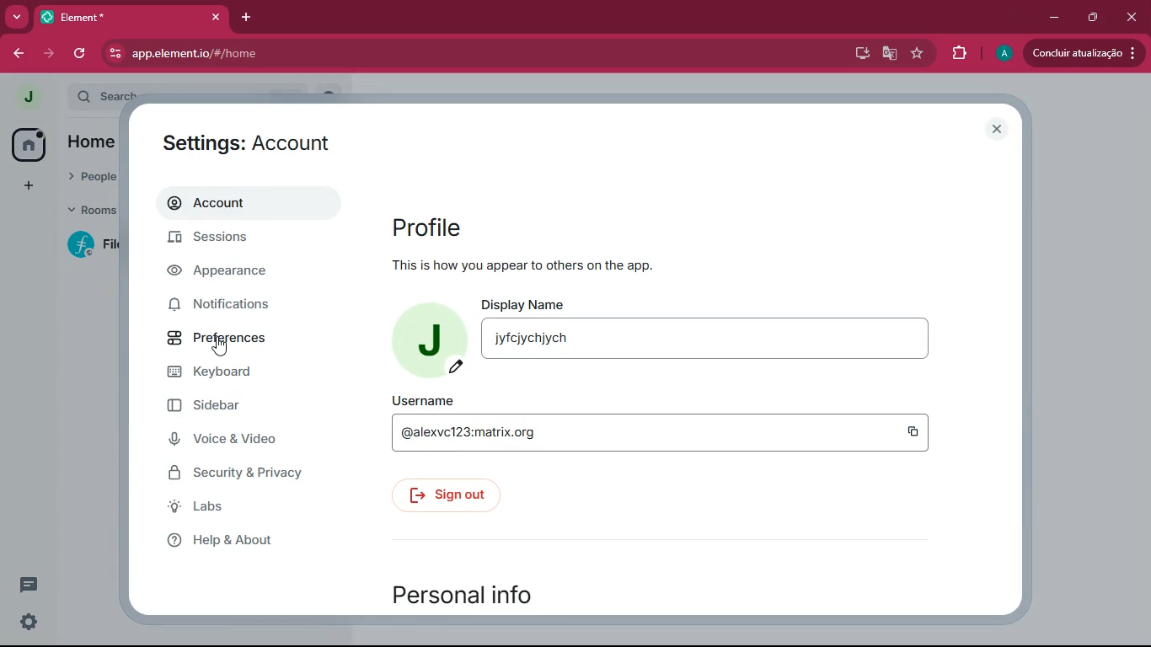 The image size is (1151, 647). Describe the element at coordinates (239, 408) in the screenshot. I see `sidebar ` at that location.